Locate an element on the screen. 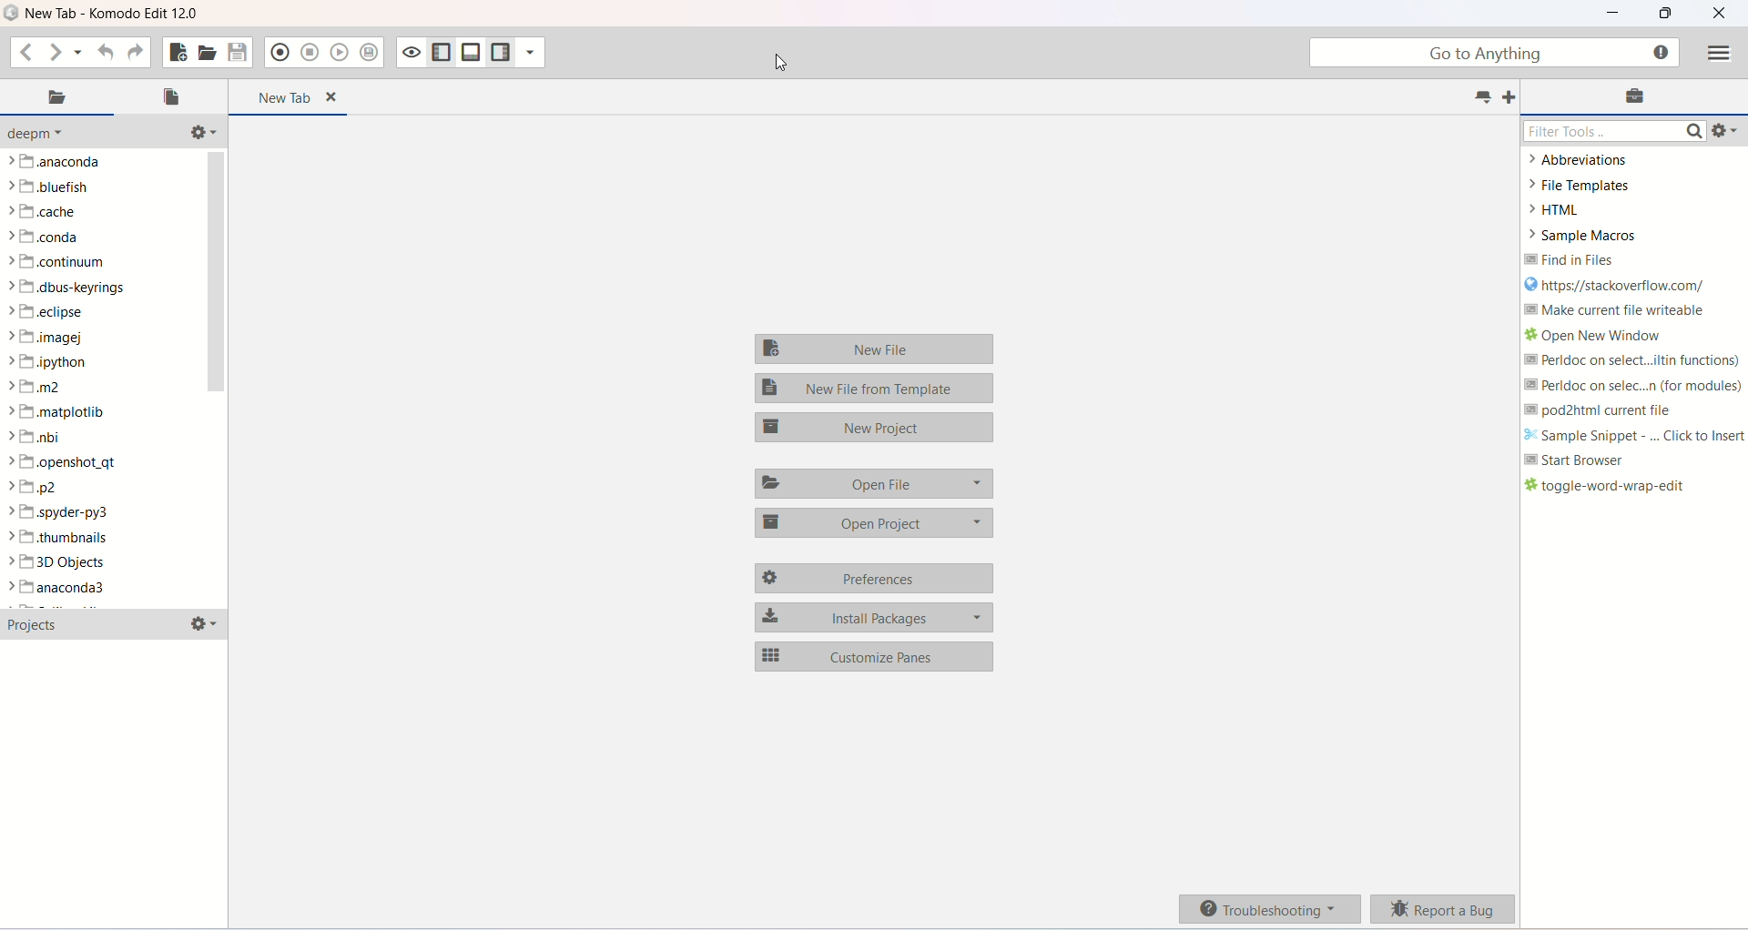 The width and height of the screenshot is (1748, 930). save file is located at coordinates (237, 49).